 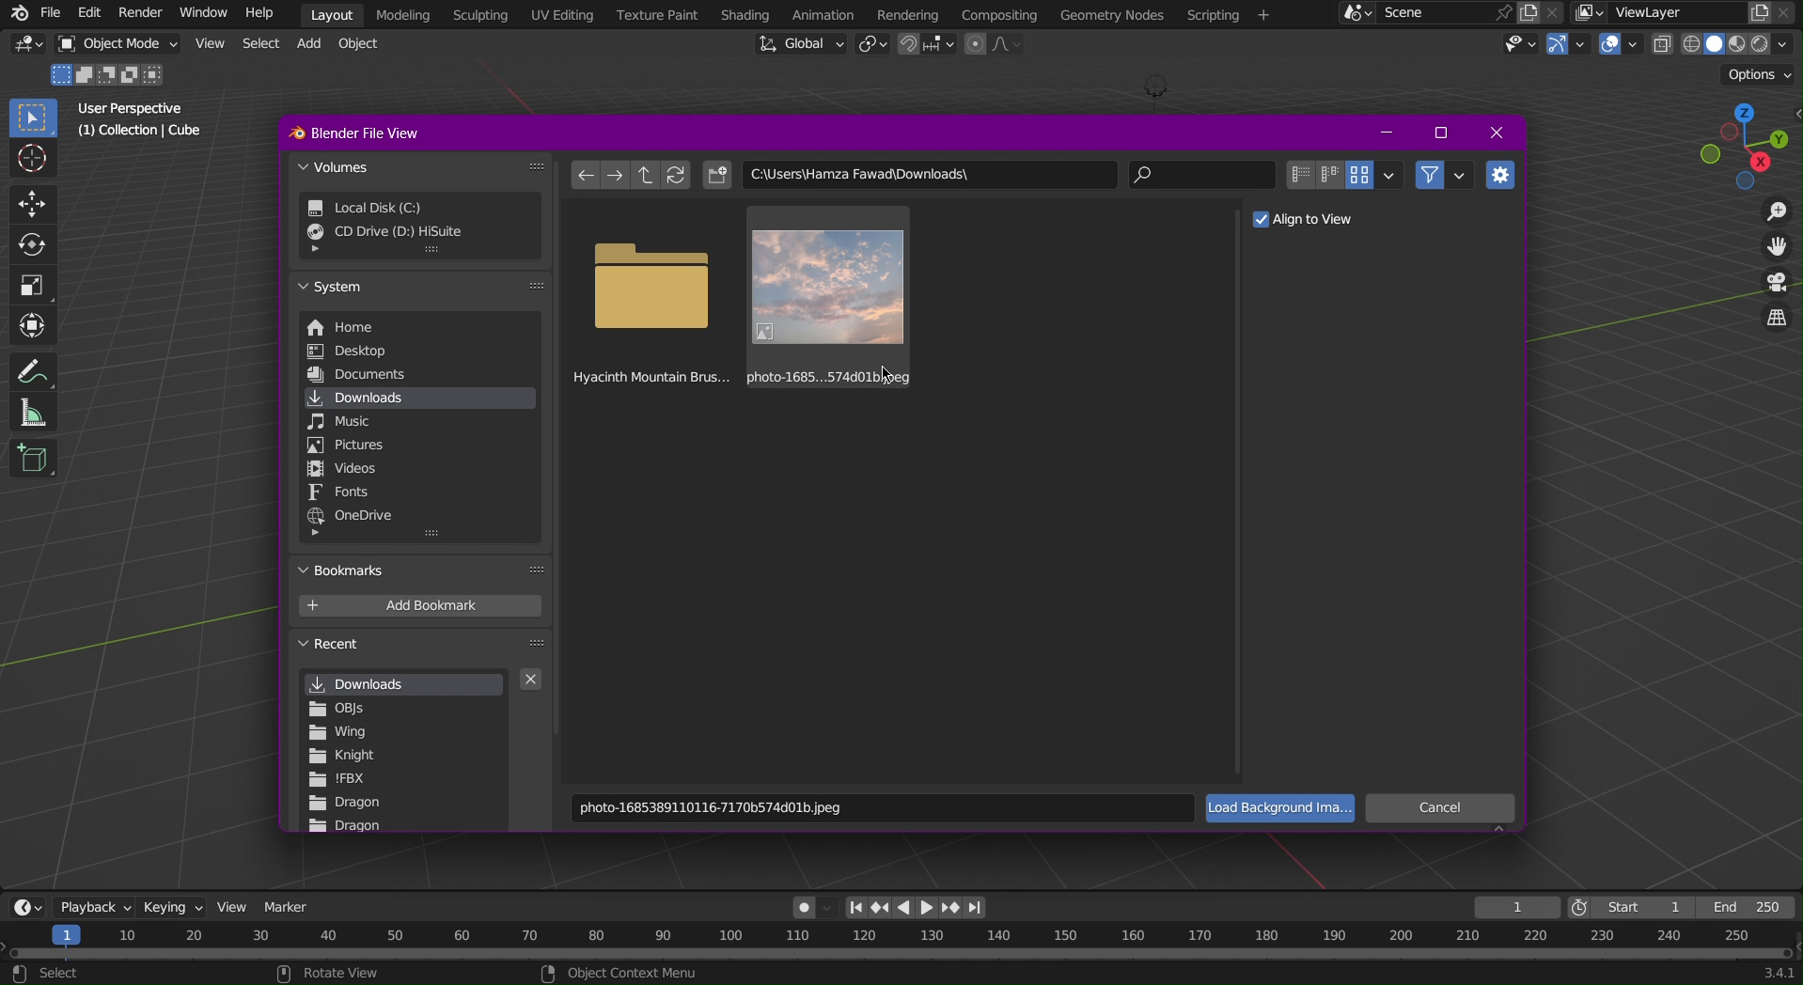 I want to click on Dragon, so click(x=347, y=827).